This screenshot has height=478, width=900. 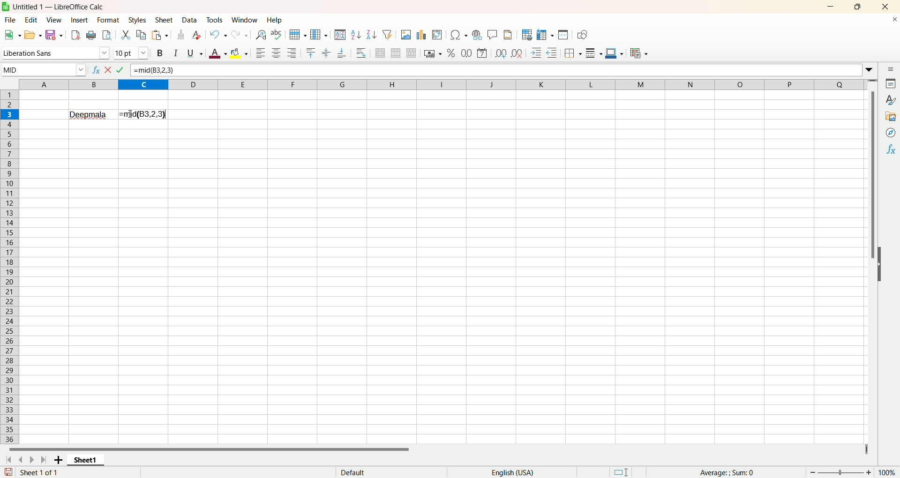 I want to click on Underline, so click(x=195, y=53).